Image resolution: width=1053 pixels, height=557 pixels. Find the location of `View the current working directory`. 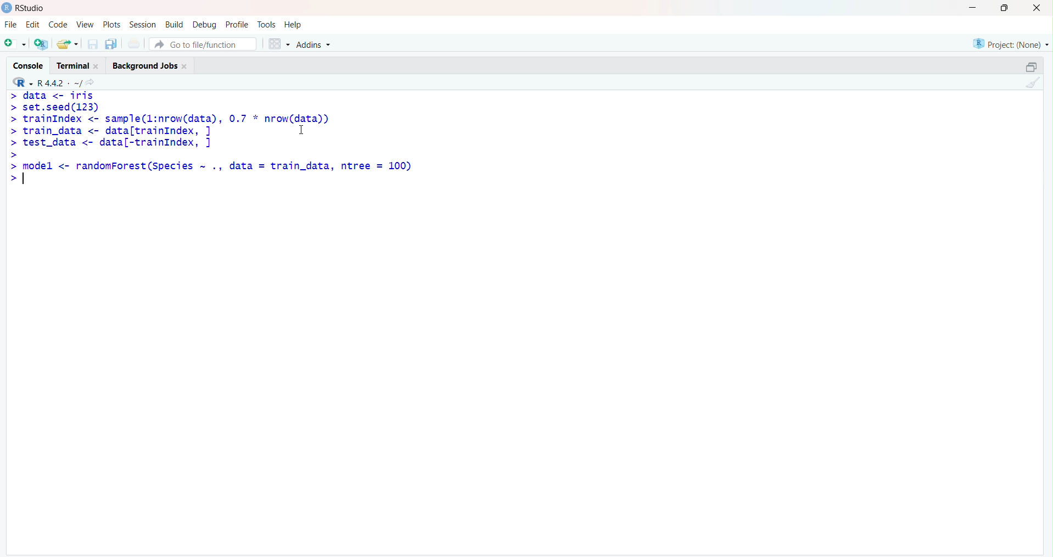

View the current working directory is located at coordinates (95, 81).